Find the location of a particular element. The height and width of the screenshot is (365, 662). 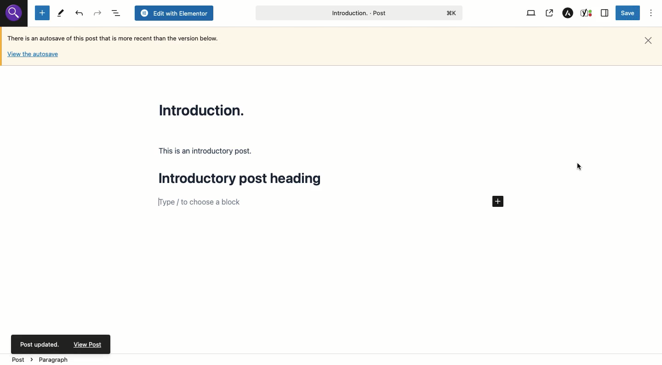

Autosave text is located at coordinates (116, 38).